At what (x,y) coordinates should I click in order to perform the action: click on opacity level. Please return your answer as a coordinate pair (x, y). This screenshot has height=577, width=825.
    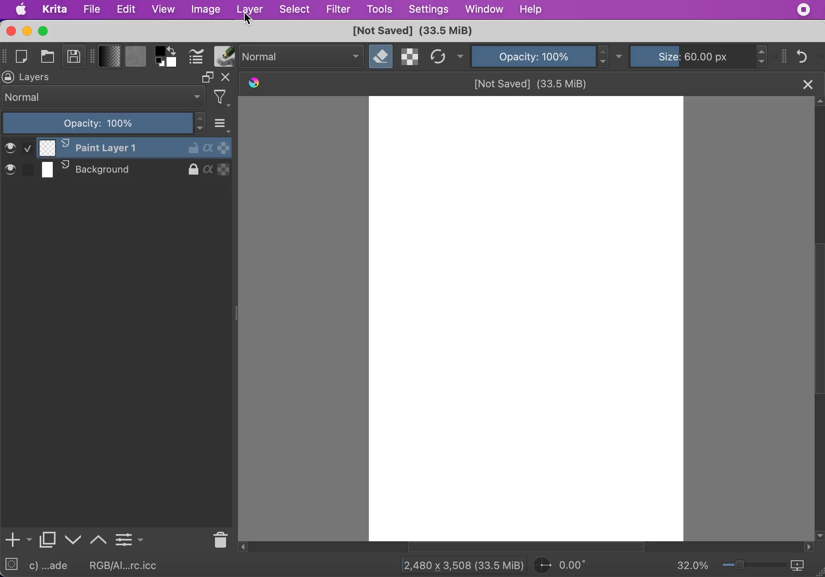
    Looking at the image, I should click on (105, 123).